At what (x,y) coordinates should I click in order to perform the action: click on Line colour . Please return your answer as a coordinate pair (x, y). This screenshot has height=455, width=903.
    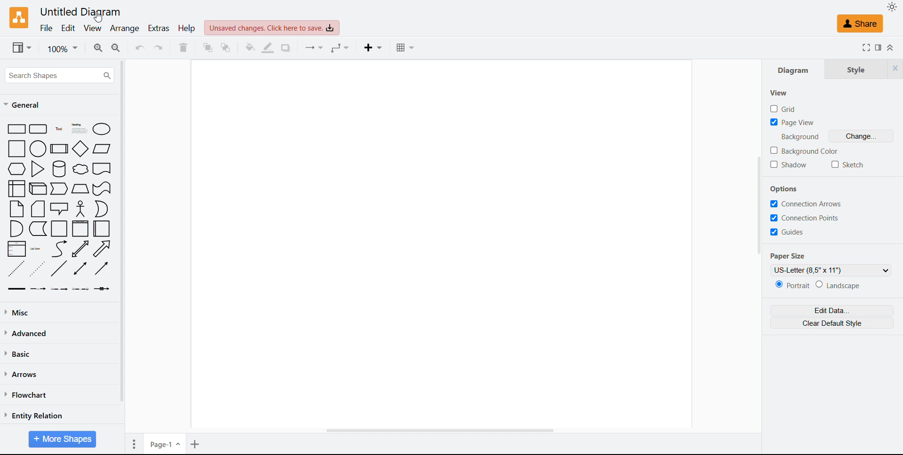
    Looking at the image, I should click on (269, 48).